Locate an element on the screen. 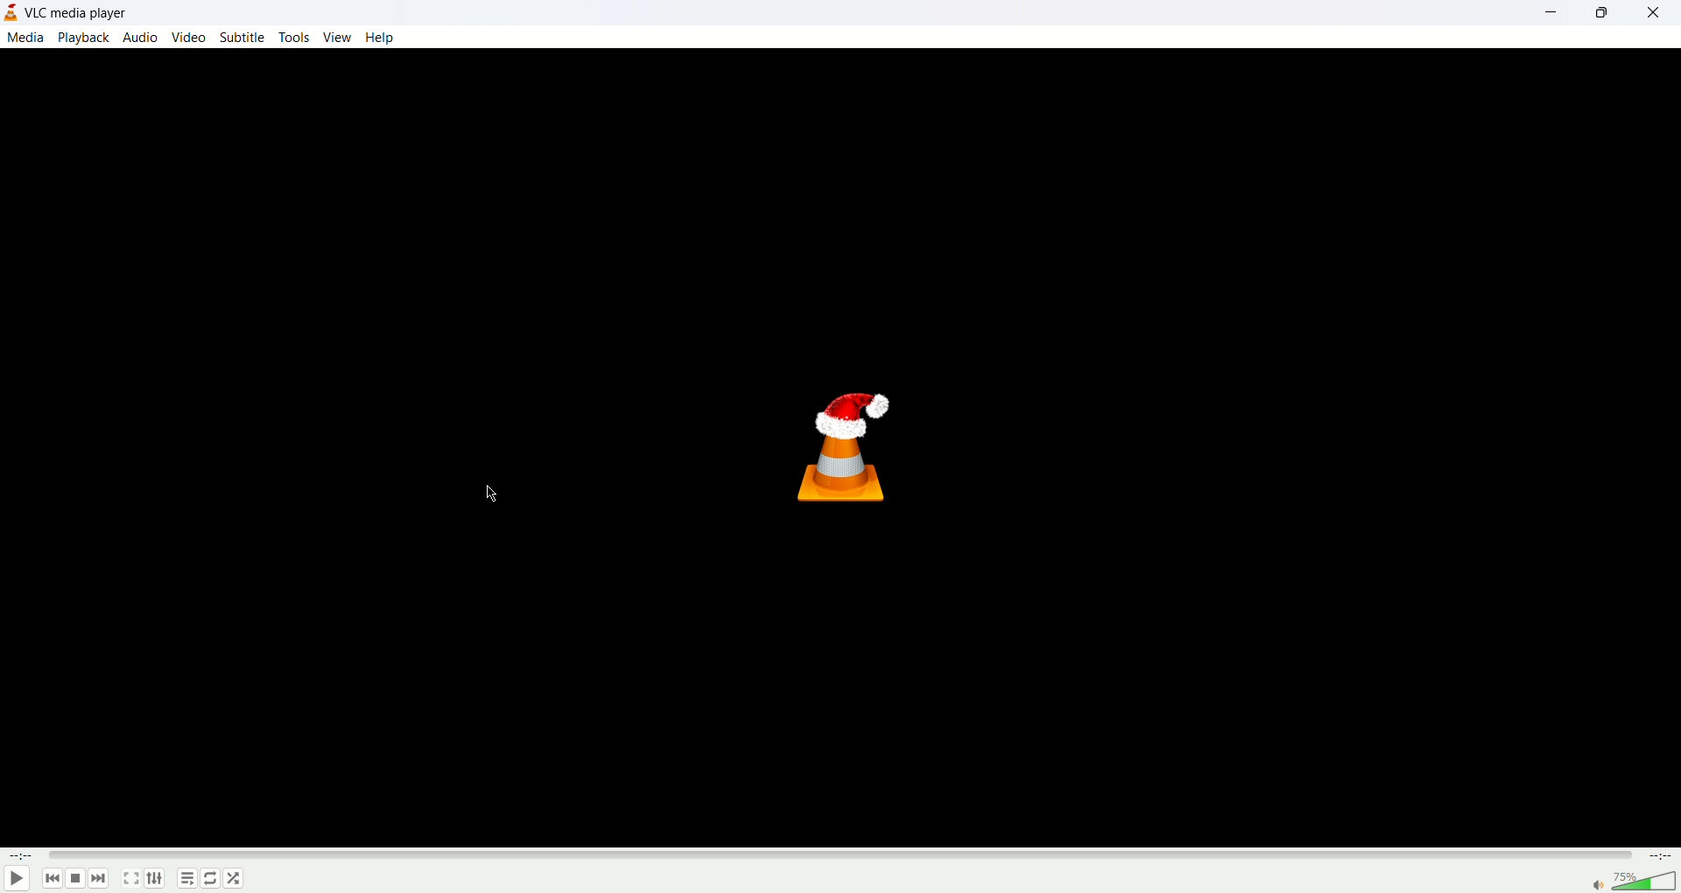  maximize is located at coordinates (1612, 14).